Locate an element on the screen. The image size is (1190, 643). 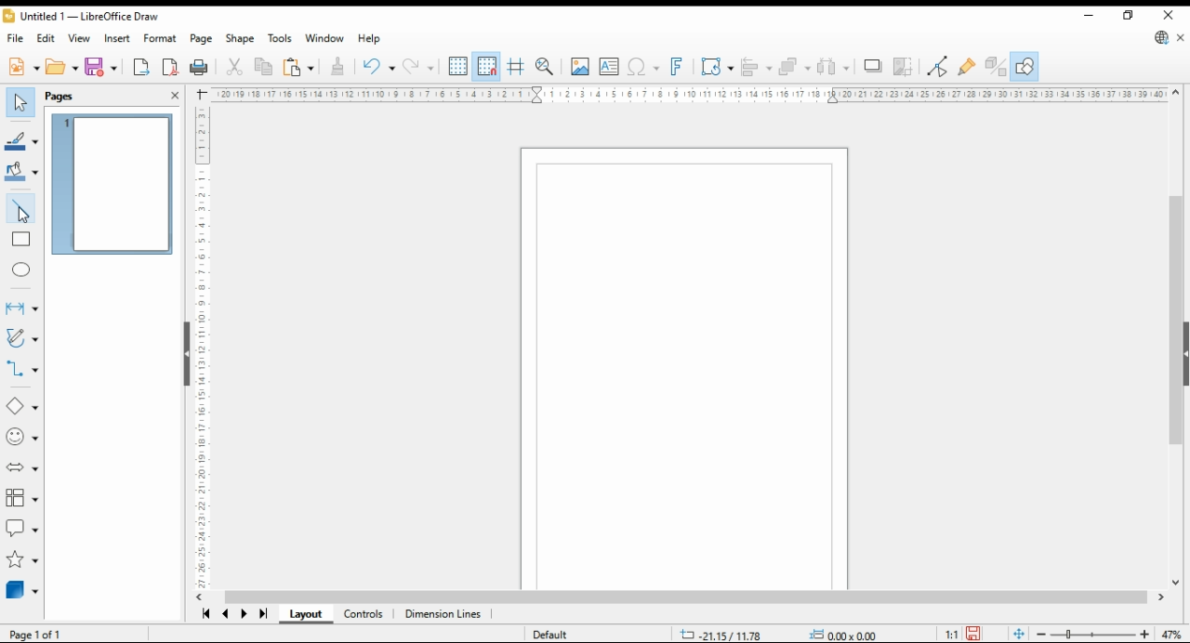
copy is located at coordinates (262, 68).